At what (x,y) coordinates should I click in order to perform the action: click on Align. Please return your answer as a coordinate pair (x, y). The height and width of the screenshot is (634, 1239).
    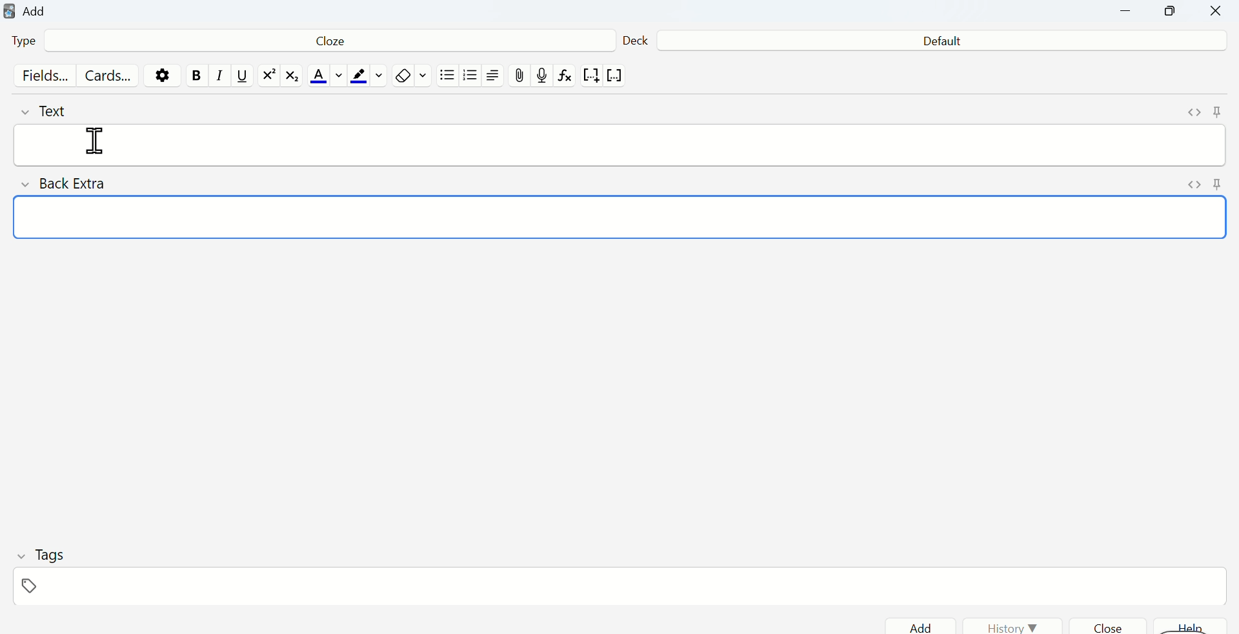
    Looking at the image, I should click on (496, 77).